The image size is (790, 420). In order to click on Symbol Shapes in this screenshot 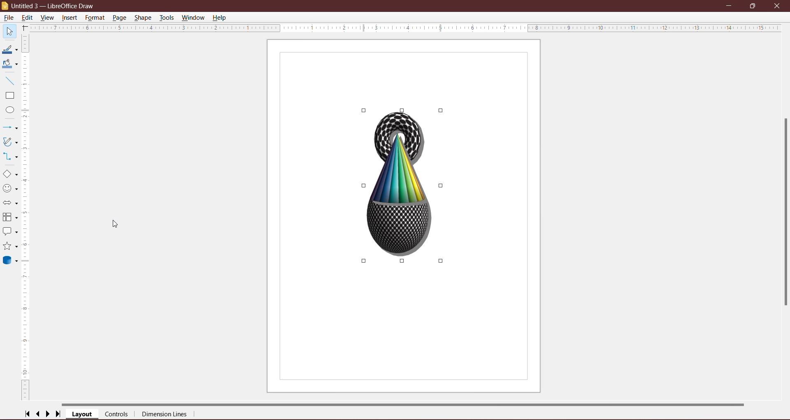, I will do `click(10, 188)`.